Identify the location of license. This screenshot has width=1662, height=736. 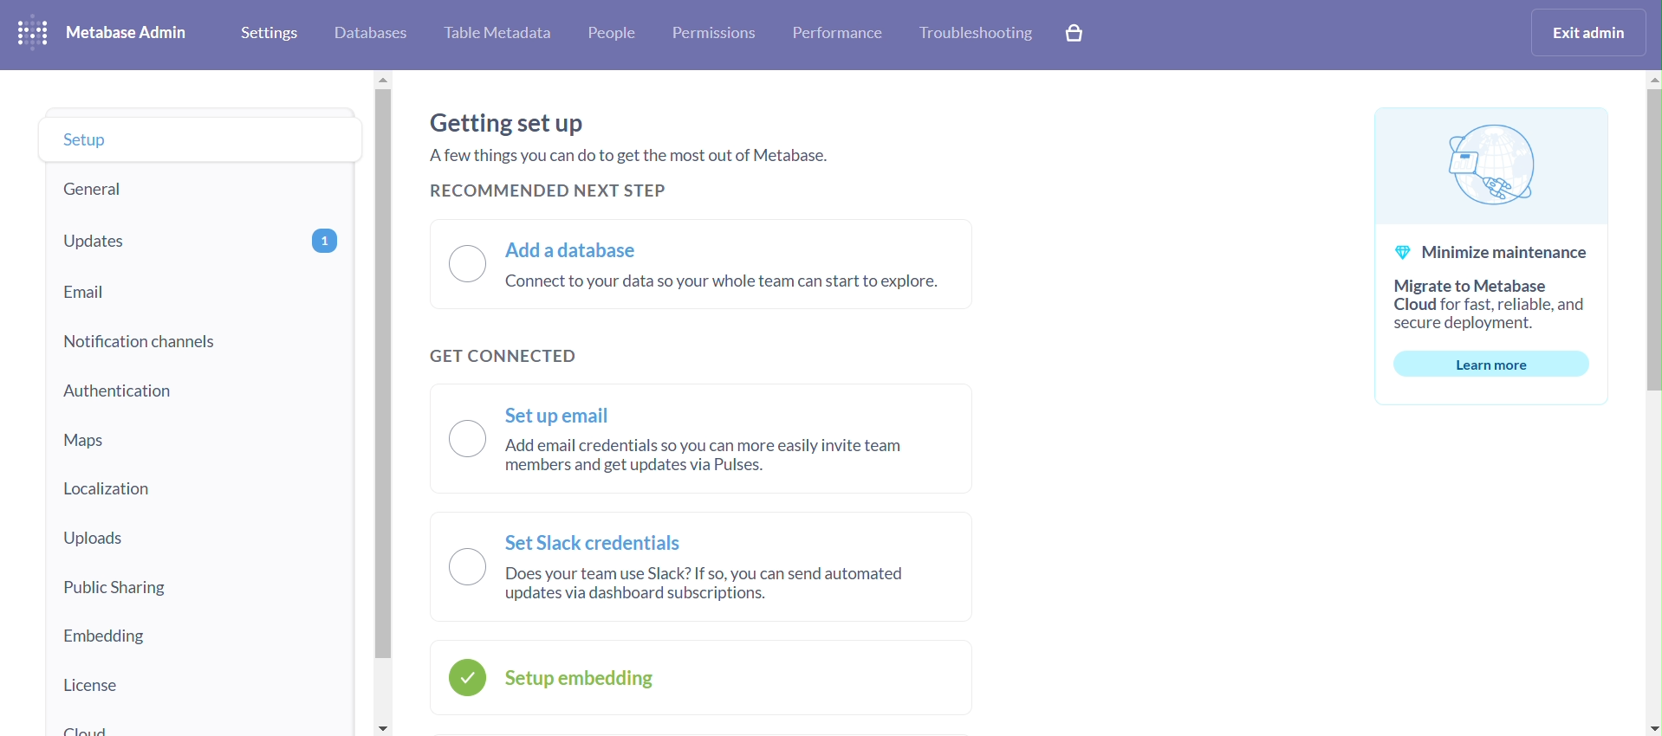
(201, 684).